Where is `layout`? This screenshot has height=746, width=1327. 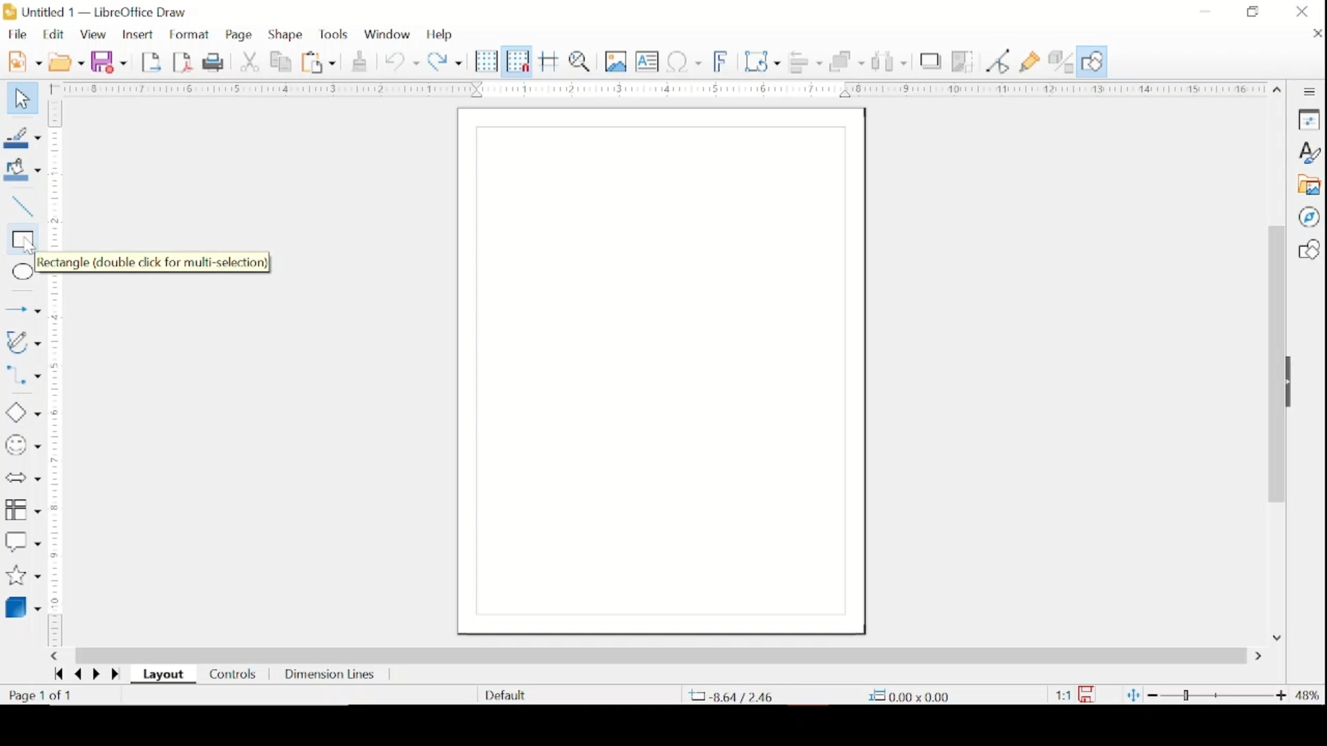 layout is located at coordinates (166, 675).